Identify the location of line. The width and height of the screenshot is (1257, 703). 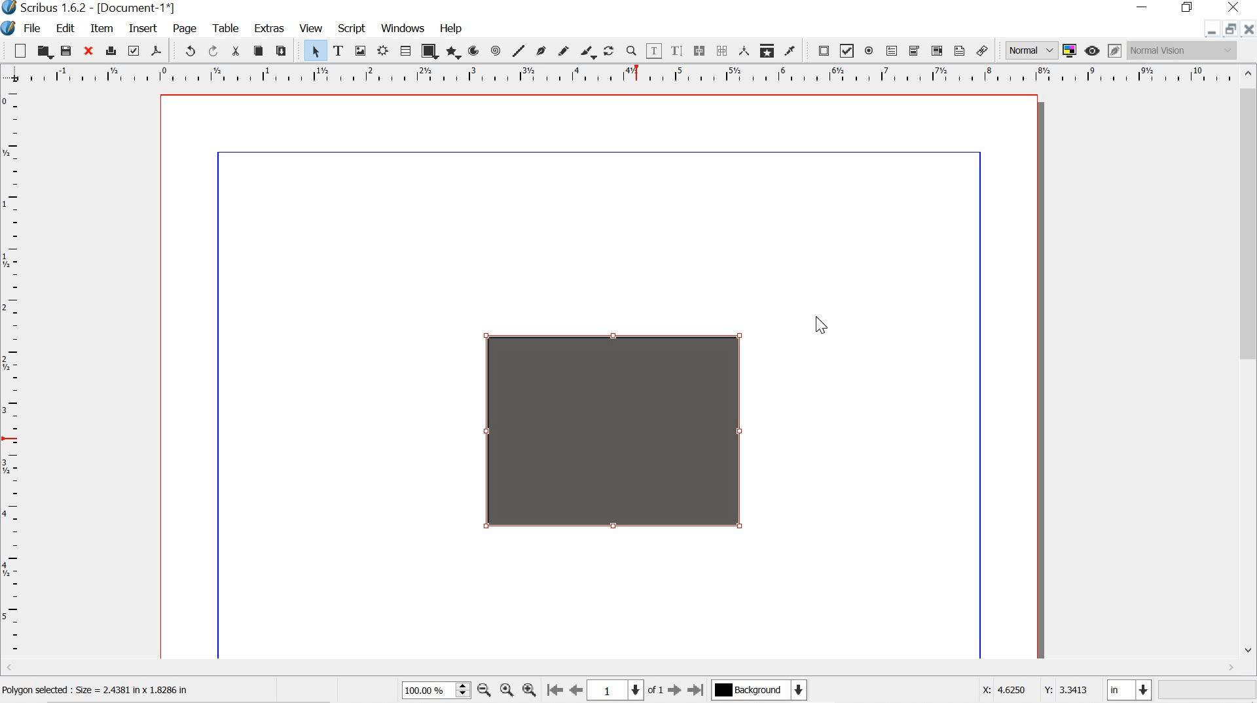
(519, 50).